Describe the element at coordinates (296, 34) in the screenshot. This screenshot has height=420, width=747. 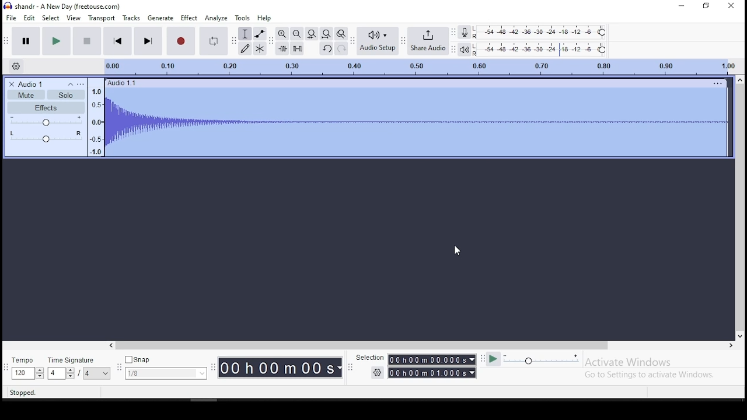
I see `zoom out` at that location.